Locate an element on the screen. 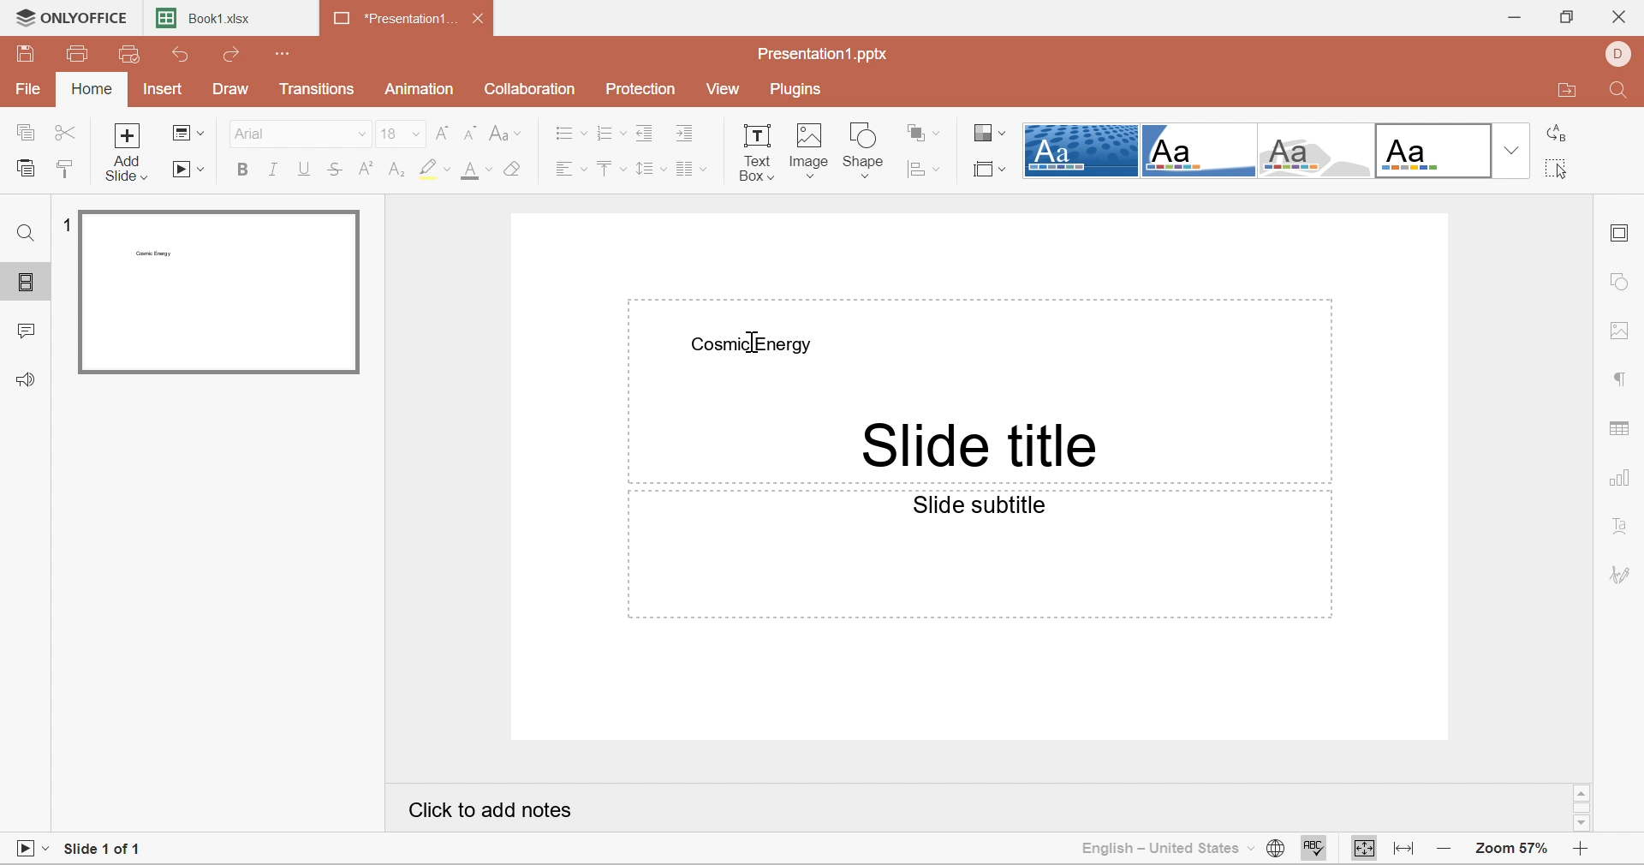  Find is located at coordinates (21, 232).